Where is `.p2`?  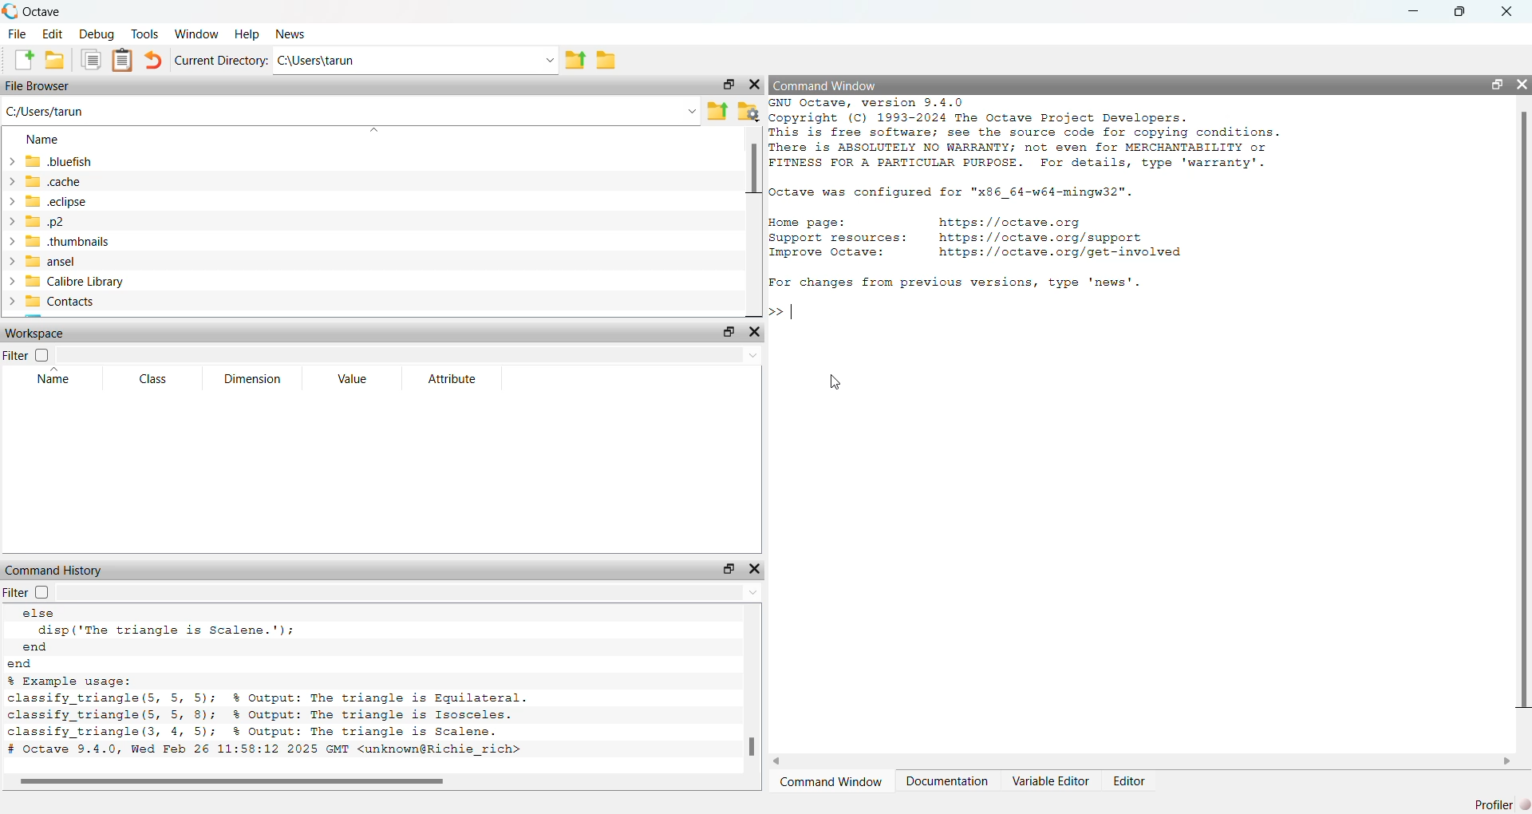
.p2 is located at coordinates (57, 221).